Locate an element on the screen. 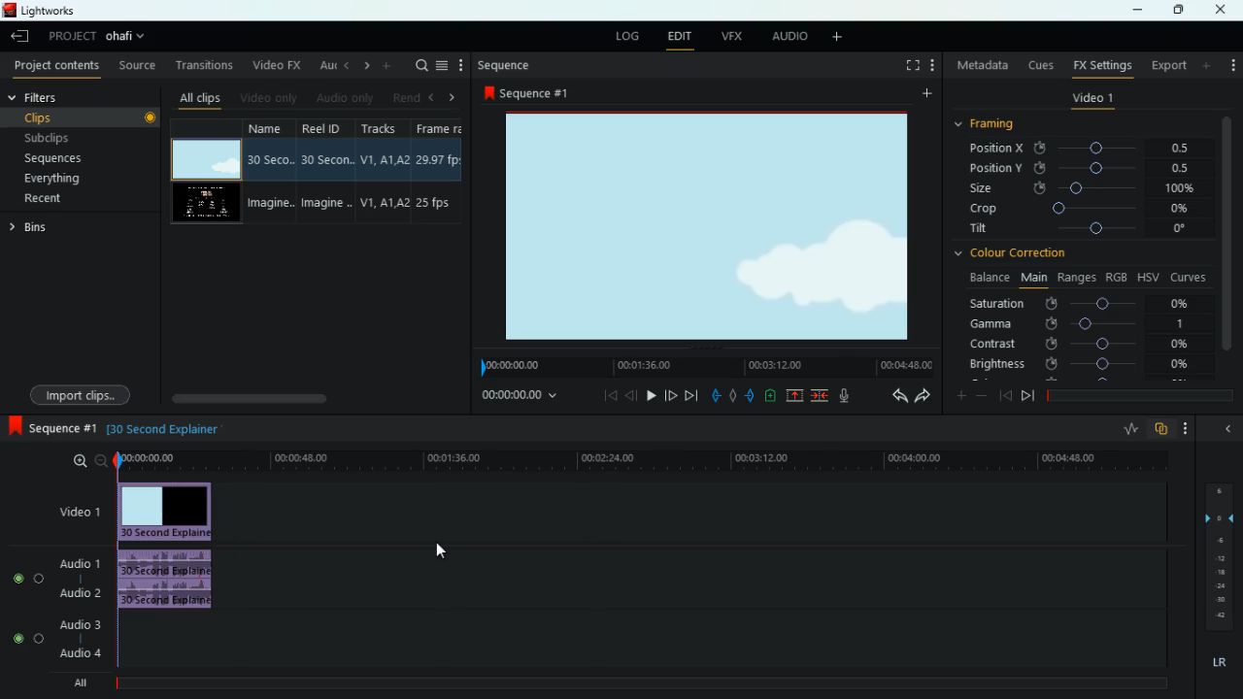 The height and width of the screenshot is (699, 1243). 0 (layer) is located at coordinates (1216, 516).